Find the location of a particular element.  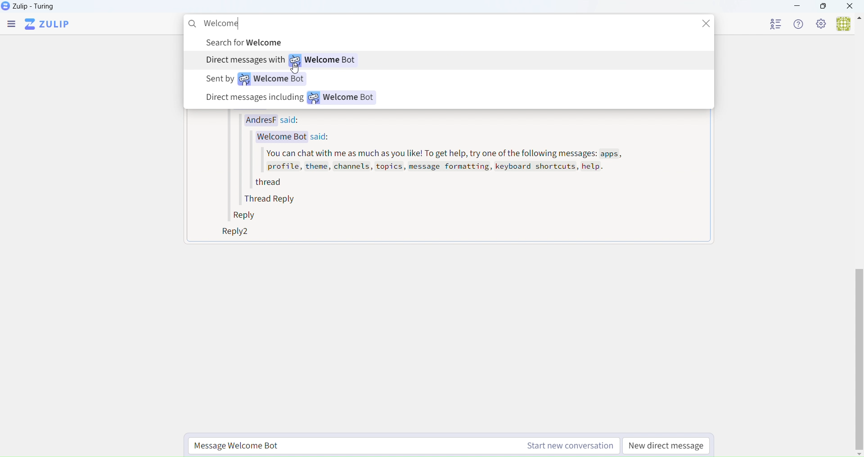

Message Welcome Bot is located at coordinates (401, 444).